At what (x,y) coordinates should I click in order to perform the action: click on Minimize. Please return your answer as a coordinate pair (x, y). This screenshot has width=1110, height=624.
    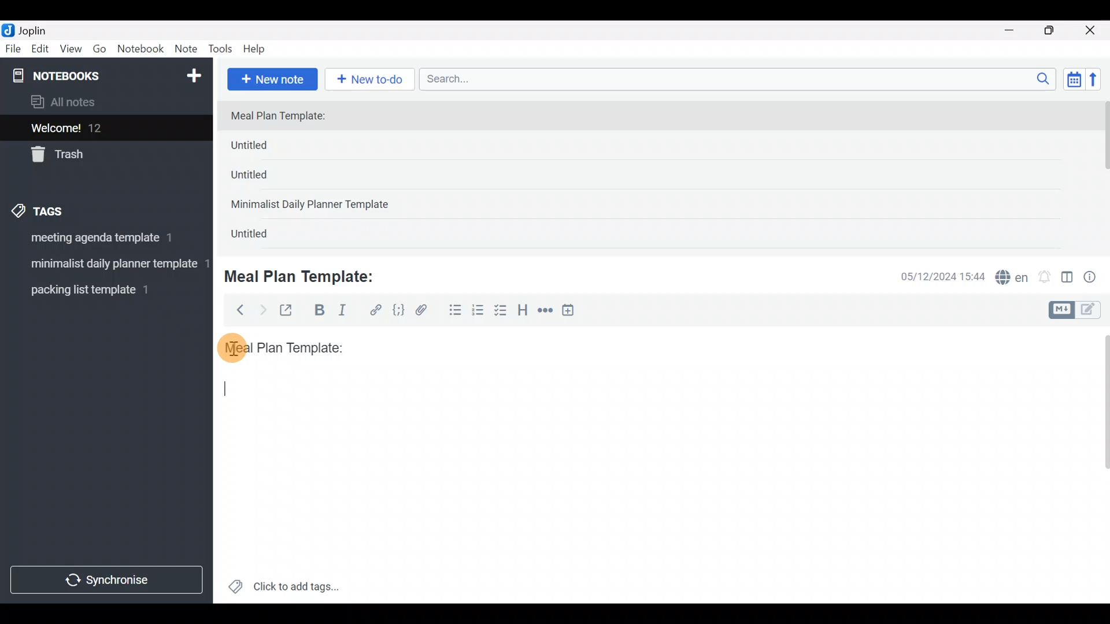
    Looking at the image, I should click on (1016, 29).